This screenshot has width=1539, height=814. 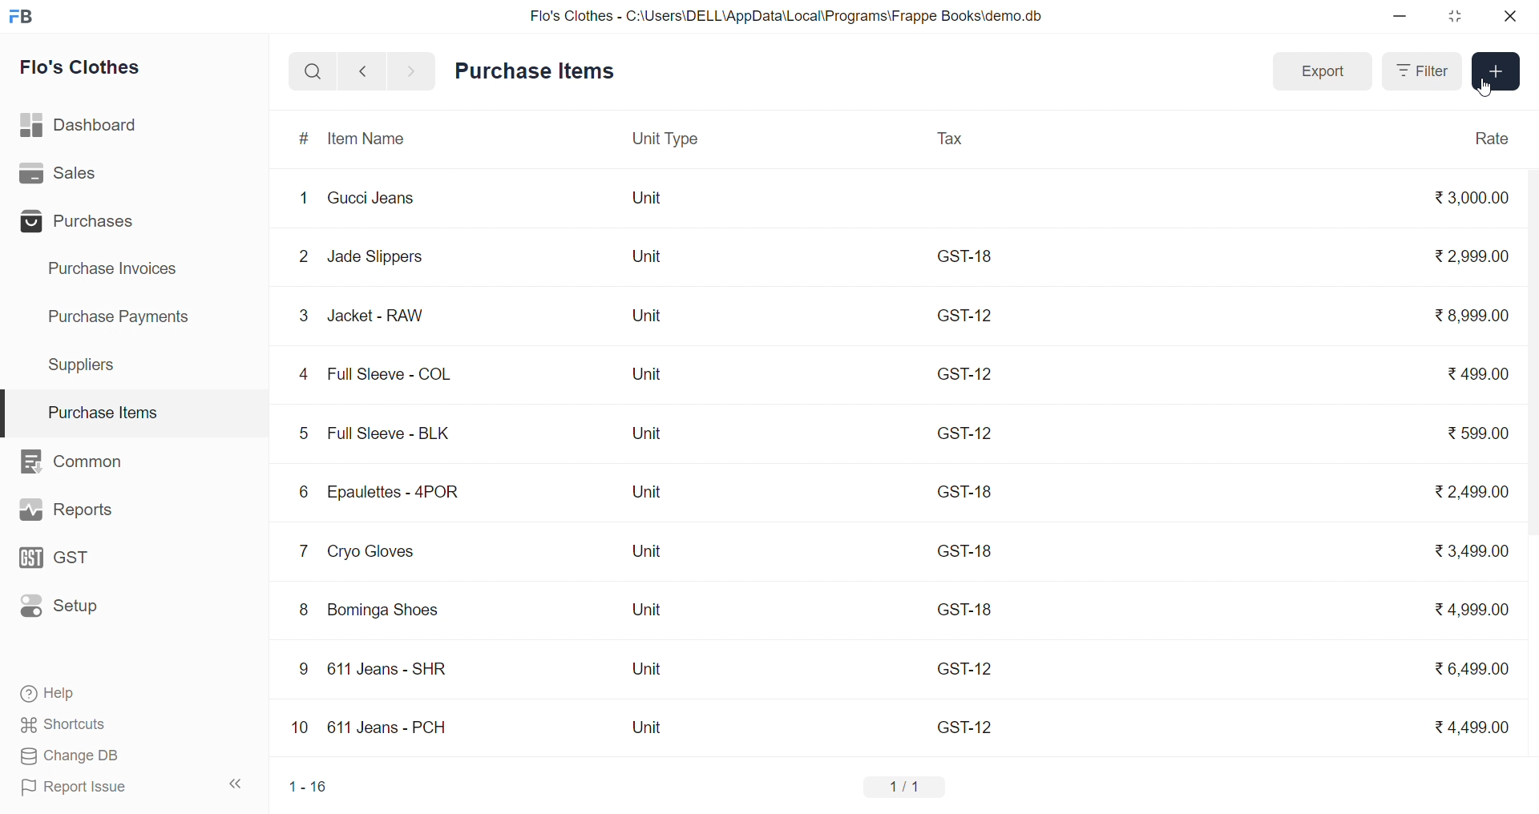 I want to click on cursor, so click(x=1488, y=88).